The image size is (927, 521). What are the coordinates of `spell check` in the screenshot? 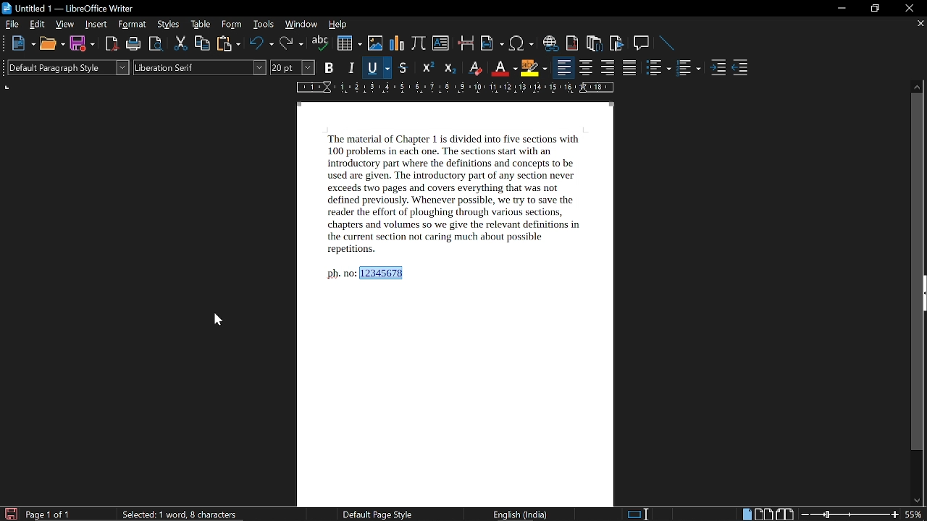 It's located at (321, 44).